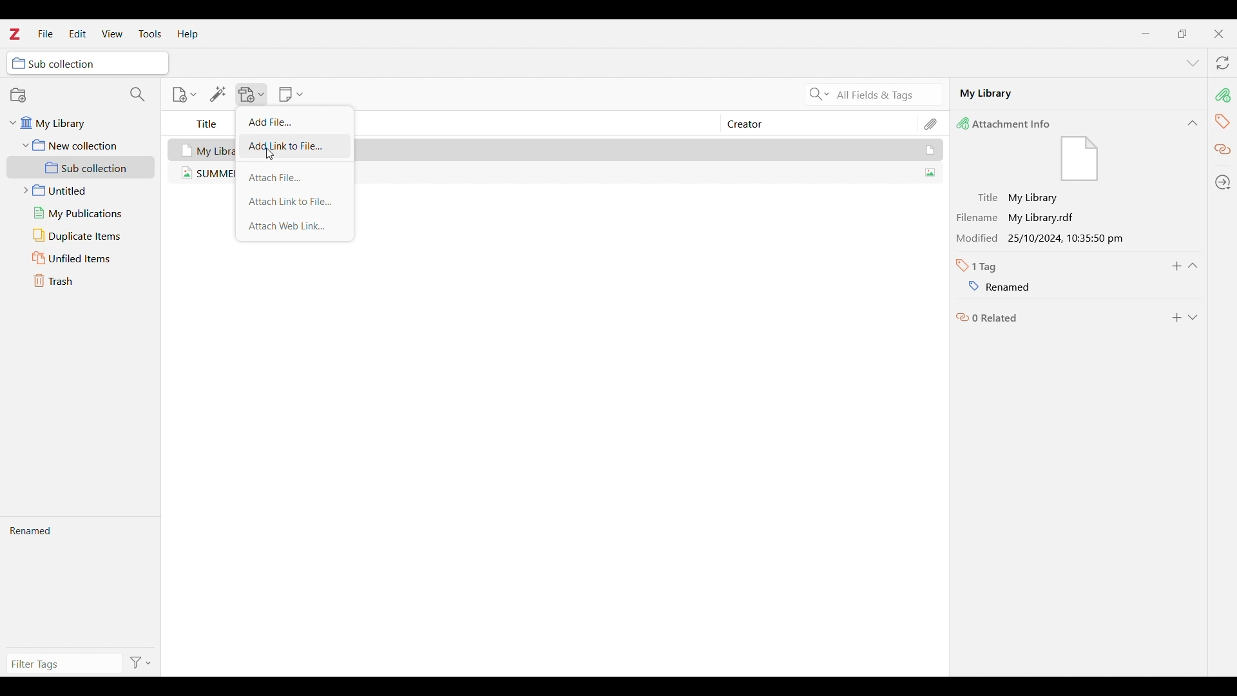 Image resolution: width=1237 pixels, height=696 pixels. I want to click on Collapse, so click(1193, 123).